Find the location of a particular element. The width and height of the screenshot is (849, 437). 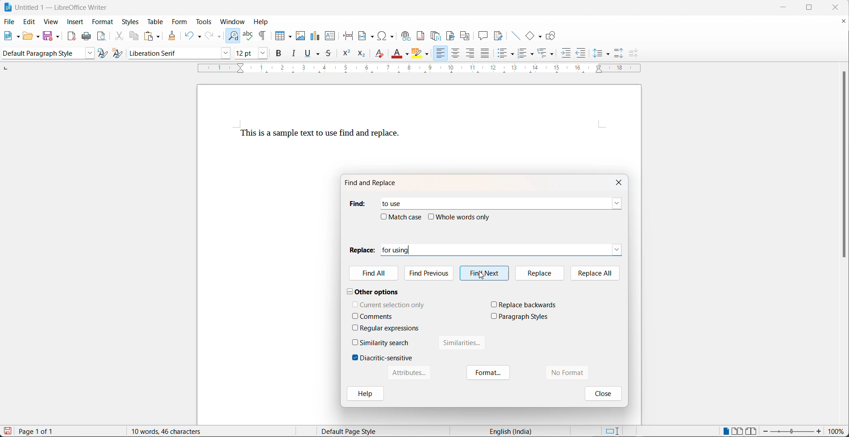

italic is located at coordinates (295, 55).